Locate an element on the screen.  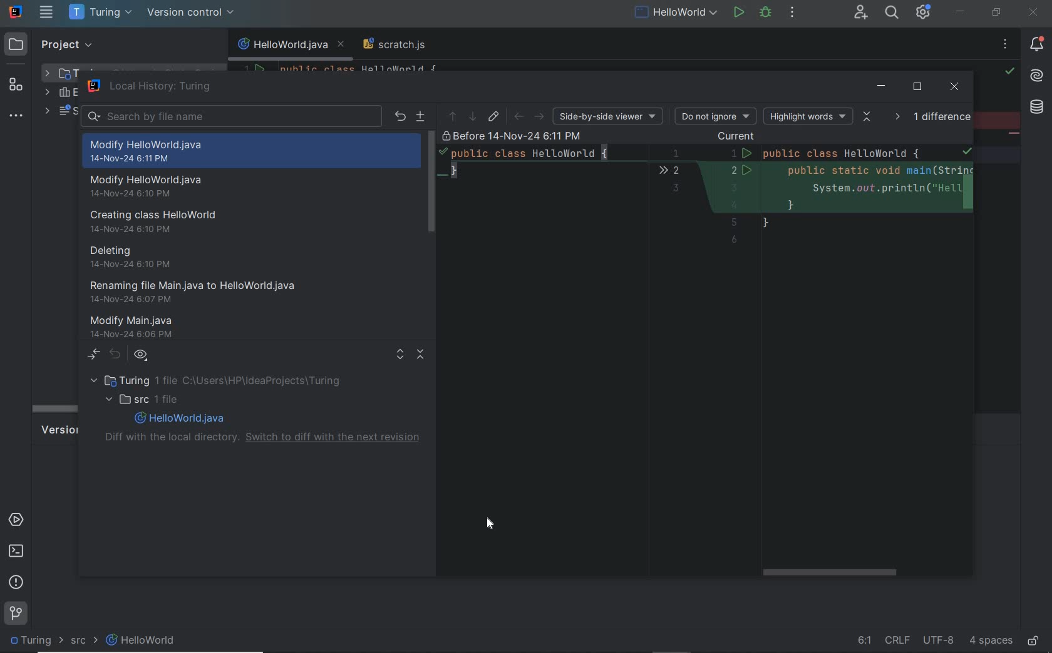
go to line is located at coordinates (865, 639).